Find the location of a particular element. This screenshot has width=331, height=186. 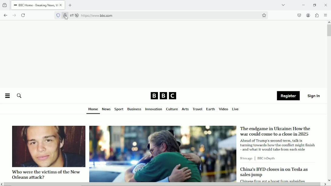

go forward is located at coordinates (14, 15).